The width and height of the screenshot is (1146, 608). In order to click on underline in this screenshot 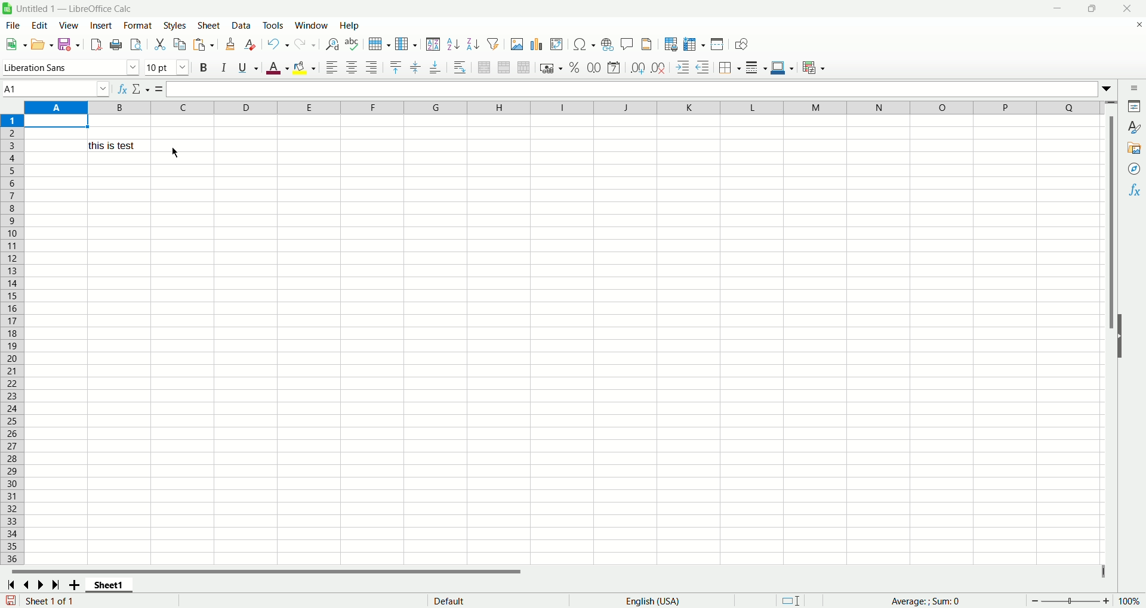, I will do `click(247, 67)`.